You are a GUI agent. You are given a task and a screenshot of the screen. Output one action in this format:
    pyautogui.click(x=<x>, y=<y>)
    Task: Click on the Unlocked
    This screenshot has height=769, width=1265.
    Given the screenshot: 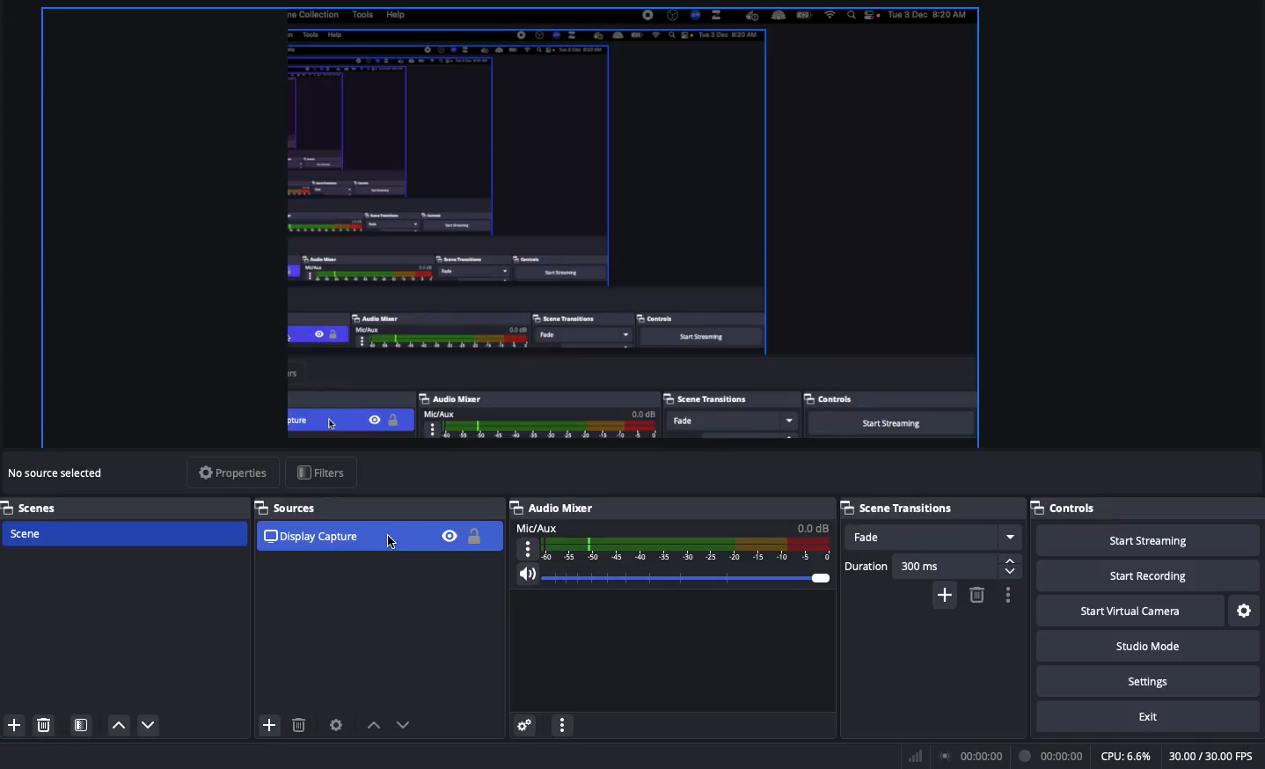 What is the action you would take?
    pyautogui.click(x=474, y=538)
    